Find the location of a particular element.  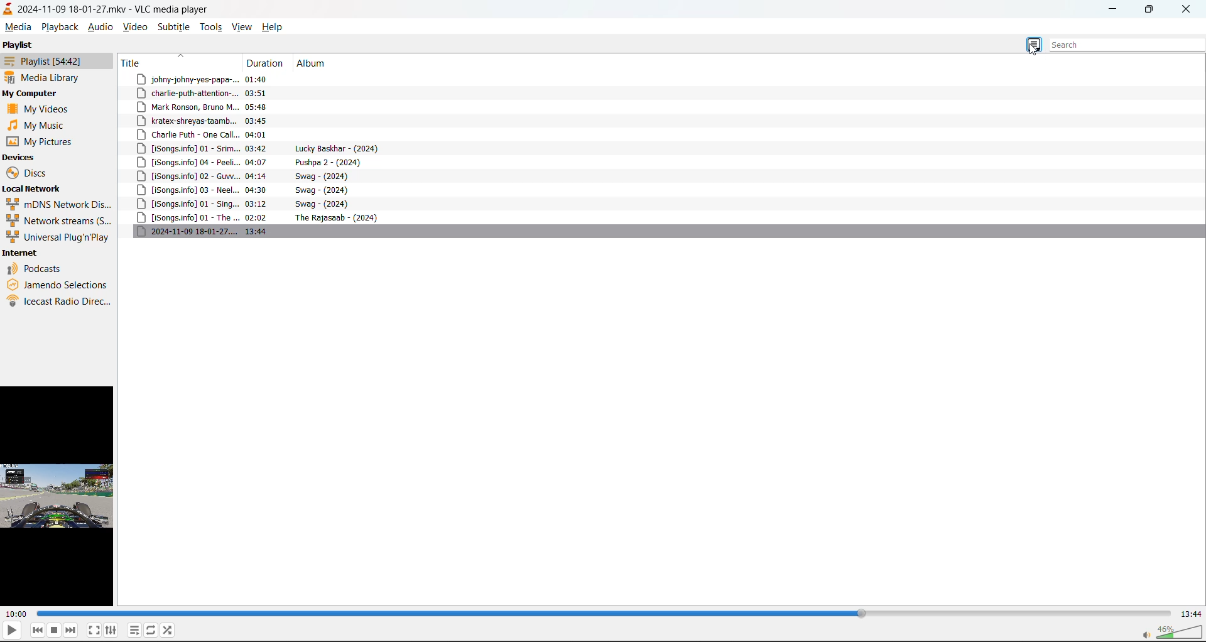

pictures is located at coordinates (40, 142).